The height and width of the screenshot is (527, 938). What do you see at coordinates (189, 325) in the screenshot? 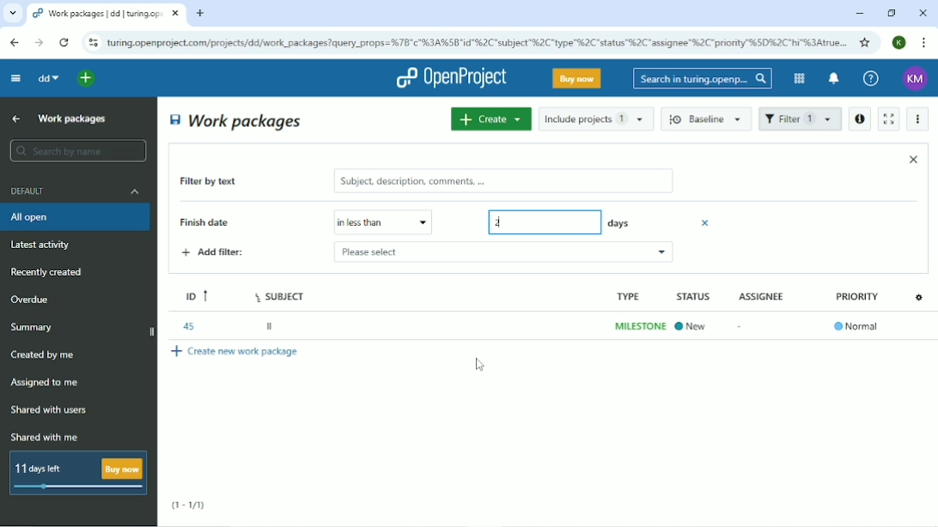
I see `45` at bounding box center [189, 325].